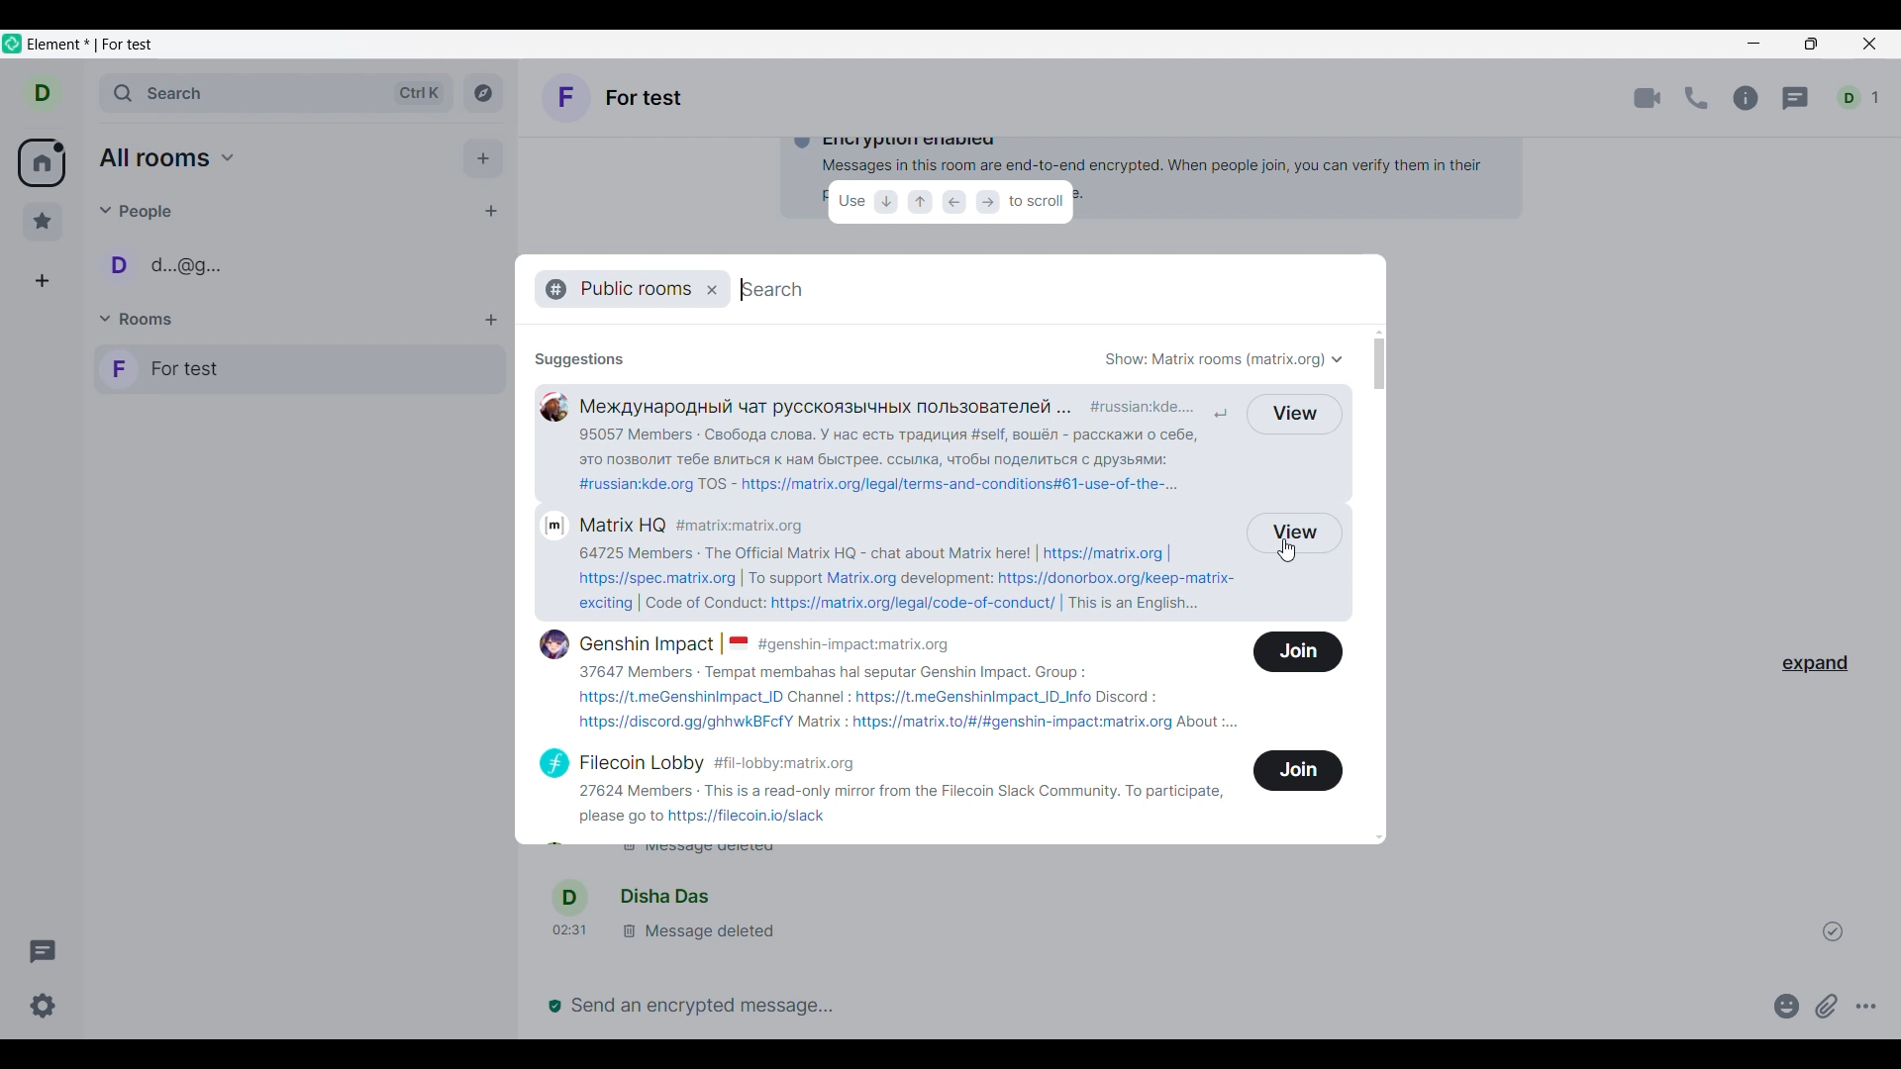  What do you see at coordinates (1298, 534) in the screenshot?
I see `view respective room` at bounding box center [1298, 534].